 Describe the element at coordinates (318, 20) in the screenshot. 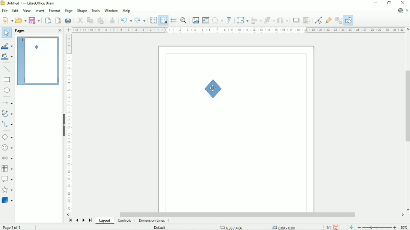

I see `Toggle point edit mode` at that location.